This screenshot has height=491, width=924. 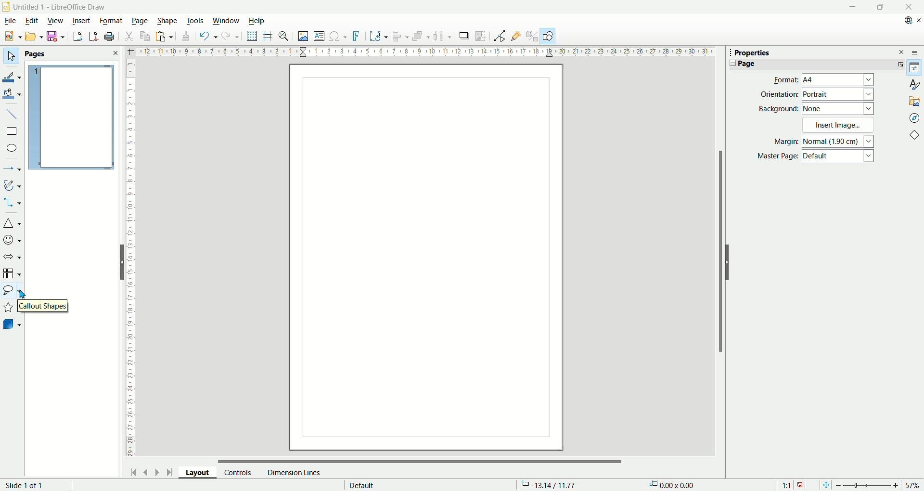 What do you see at coordinates (231, 38) in the screenshot?
I see `redo` at bounding box center [231, 38].